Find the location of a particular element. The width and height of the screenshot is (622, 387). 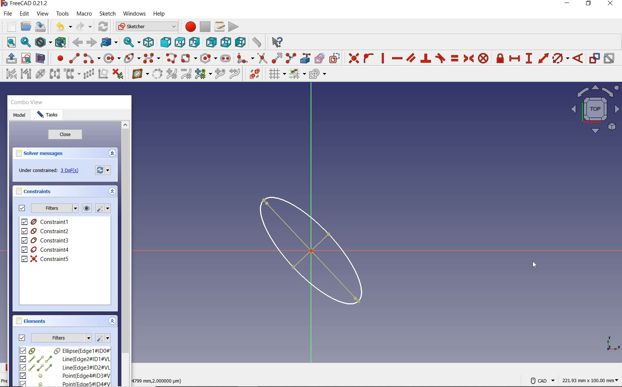

join curves is located at coordinates (235, 74).